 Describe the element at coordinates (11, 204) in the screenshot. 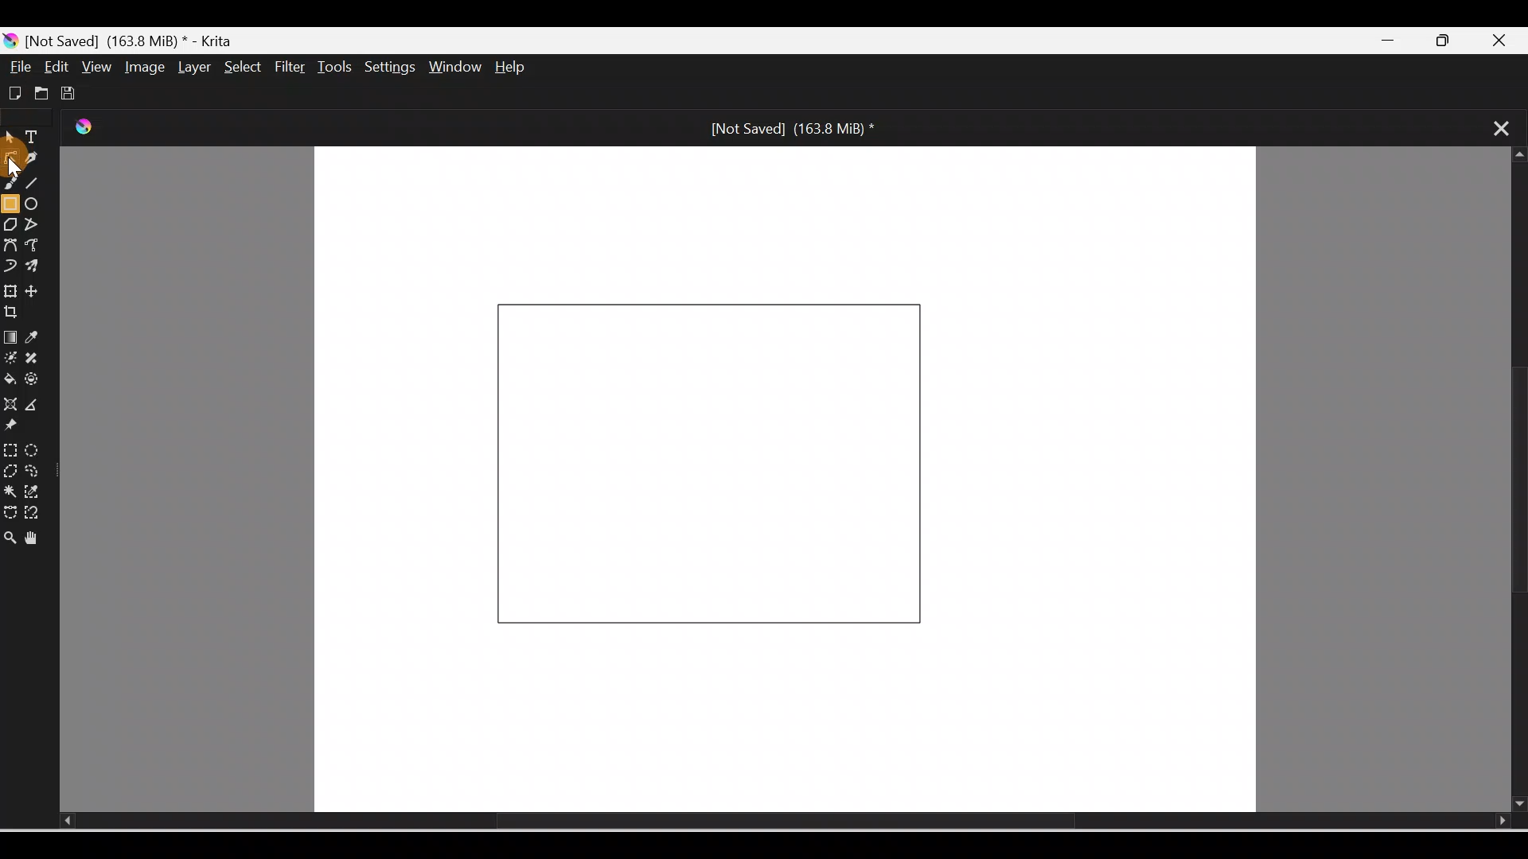

I see `Rectangle` at that location.